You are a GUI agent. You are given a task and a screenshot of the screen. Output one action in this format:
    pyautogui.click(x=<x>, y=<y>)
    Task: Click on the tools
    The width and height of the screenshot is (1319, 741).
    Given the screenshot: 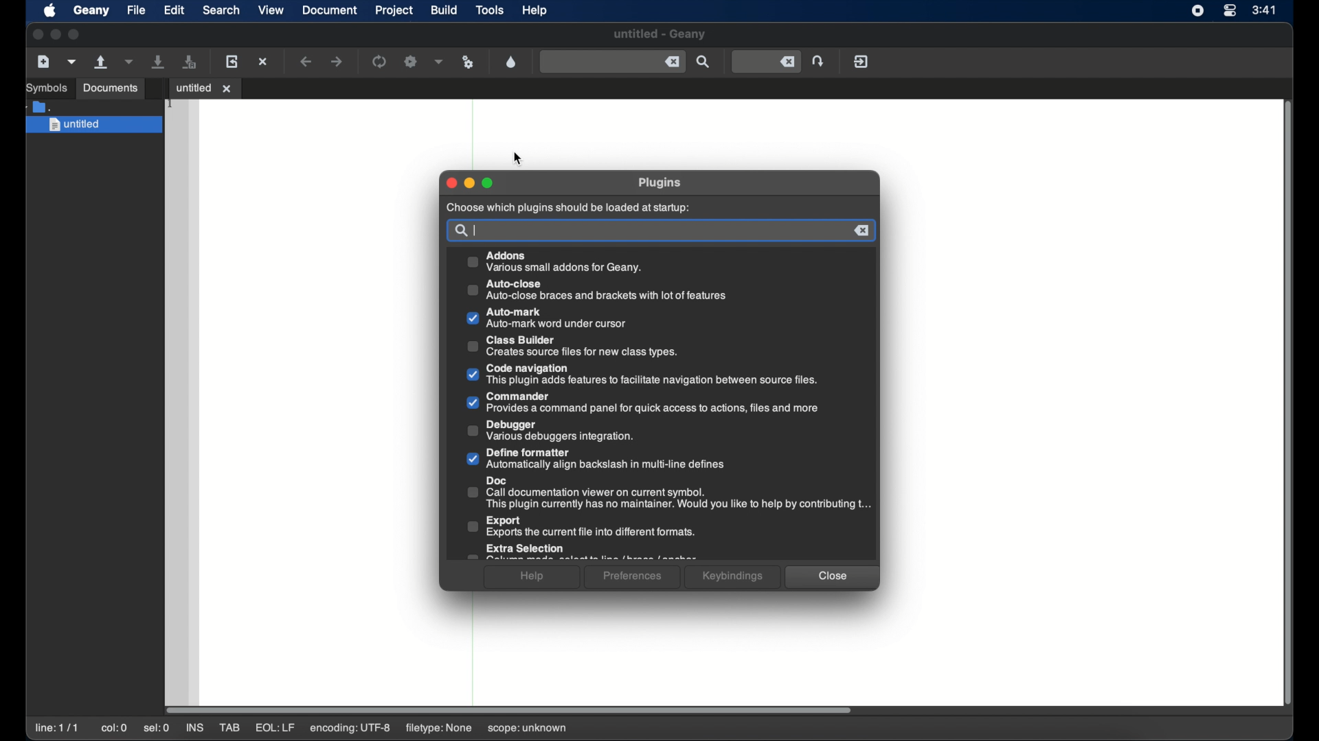 What is the action you would take?
    pyautogui.click(x=492, y=10)
    